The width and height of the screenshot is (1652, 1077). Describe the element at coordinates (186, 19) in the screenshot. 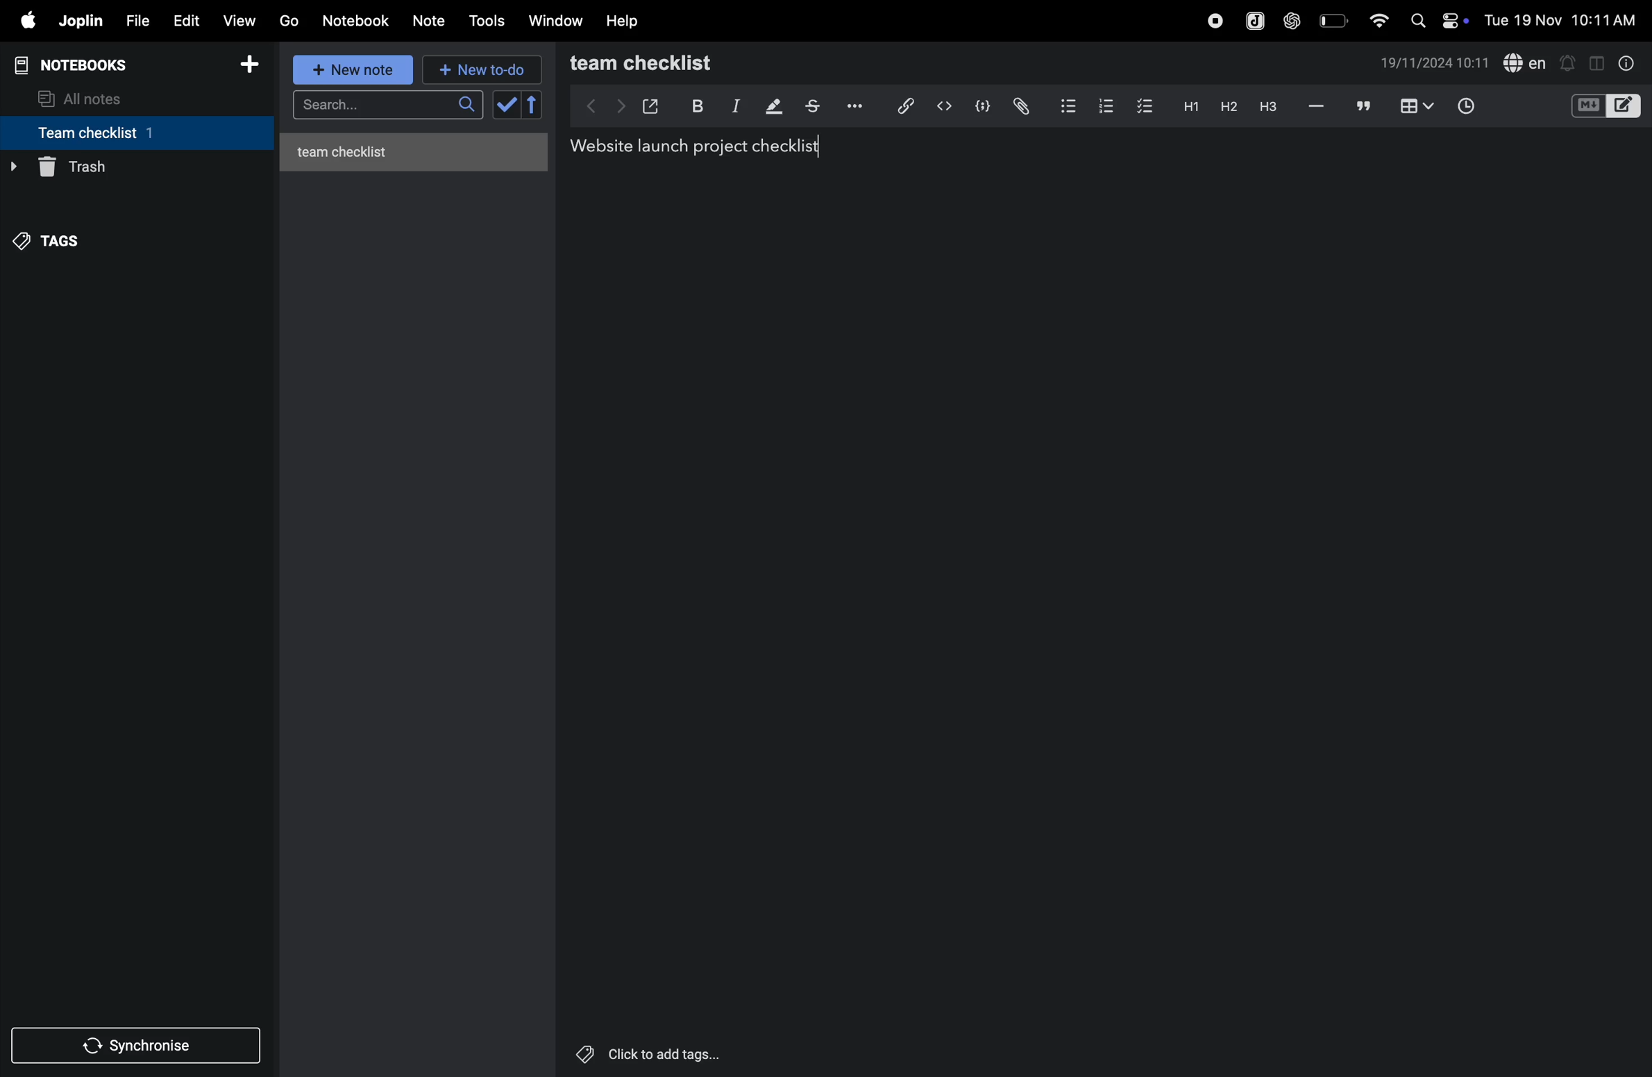

I see `edit` at that location.